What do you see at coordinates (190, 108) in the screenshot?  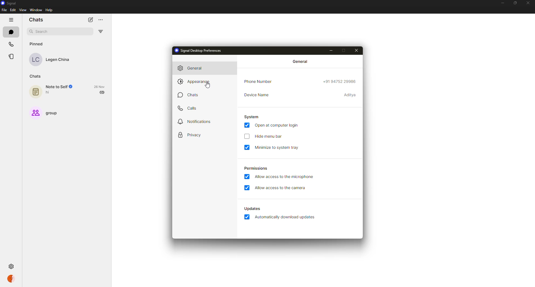 I see `calls` at bounding box center [190, 108].